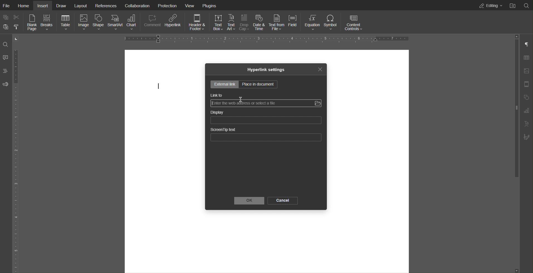  I want to click on Hyperlink, so click(173, 22).